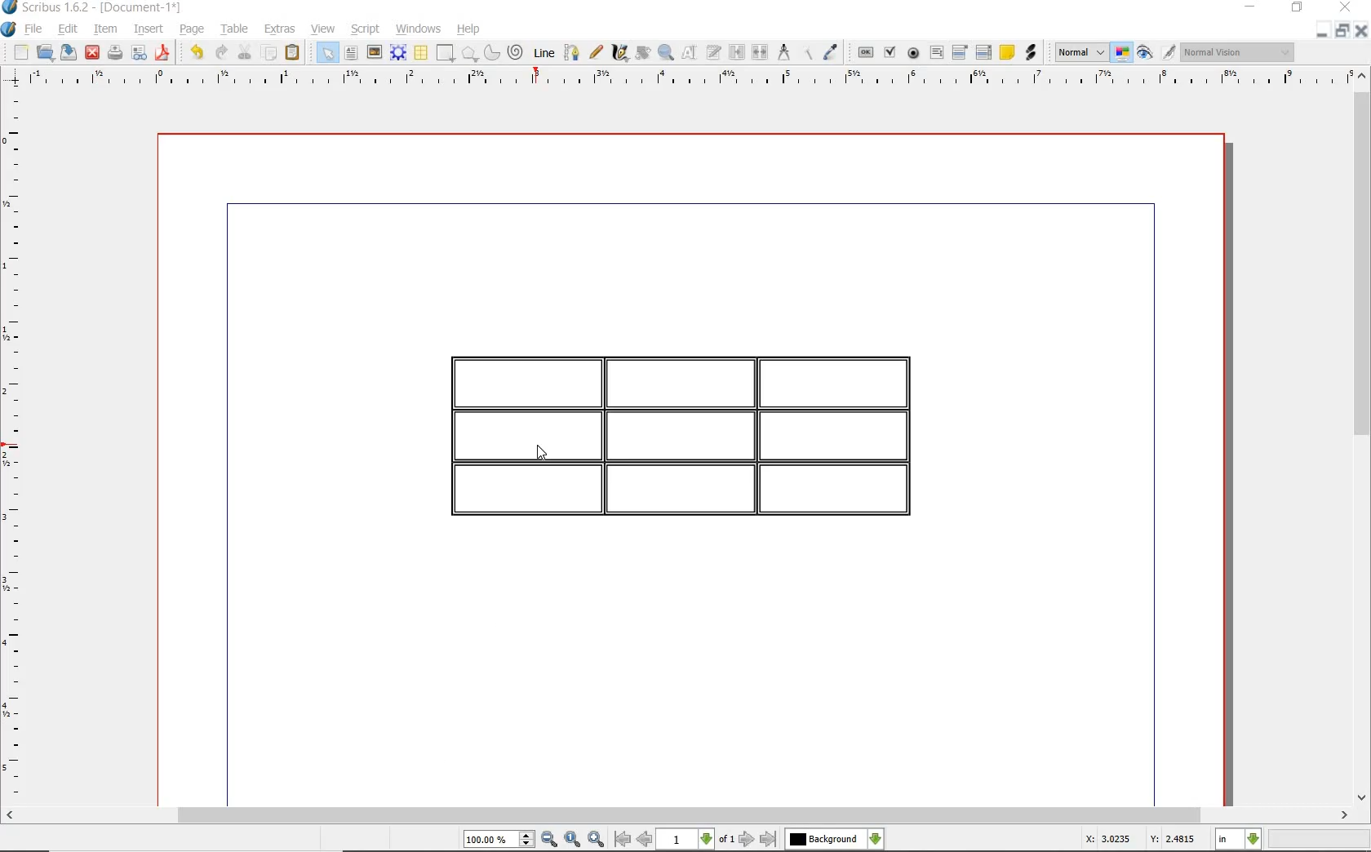 The image size is (1371, 852). What do you see at coordinates (20, 52) in the screenshot?
I see `new` at bounding box center [20, 52].